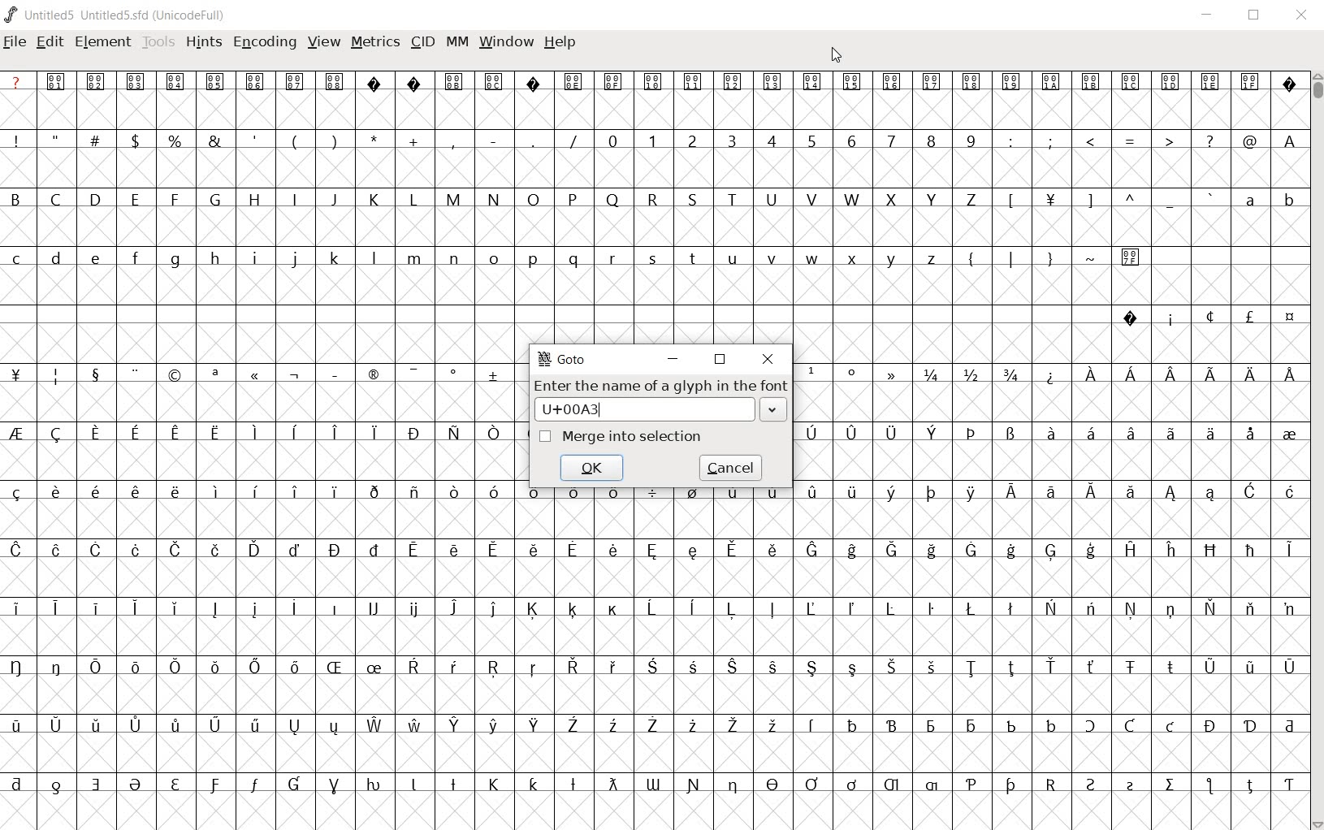 The width and height of the screenshot is (1324, 830). What do you see at coordinates (970, 140) in the screenshot?
I see `9` at bounding box center [970, 140].